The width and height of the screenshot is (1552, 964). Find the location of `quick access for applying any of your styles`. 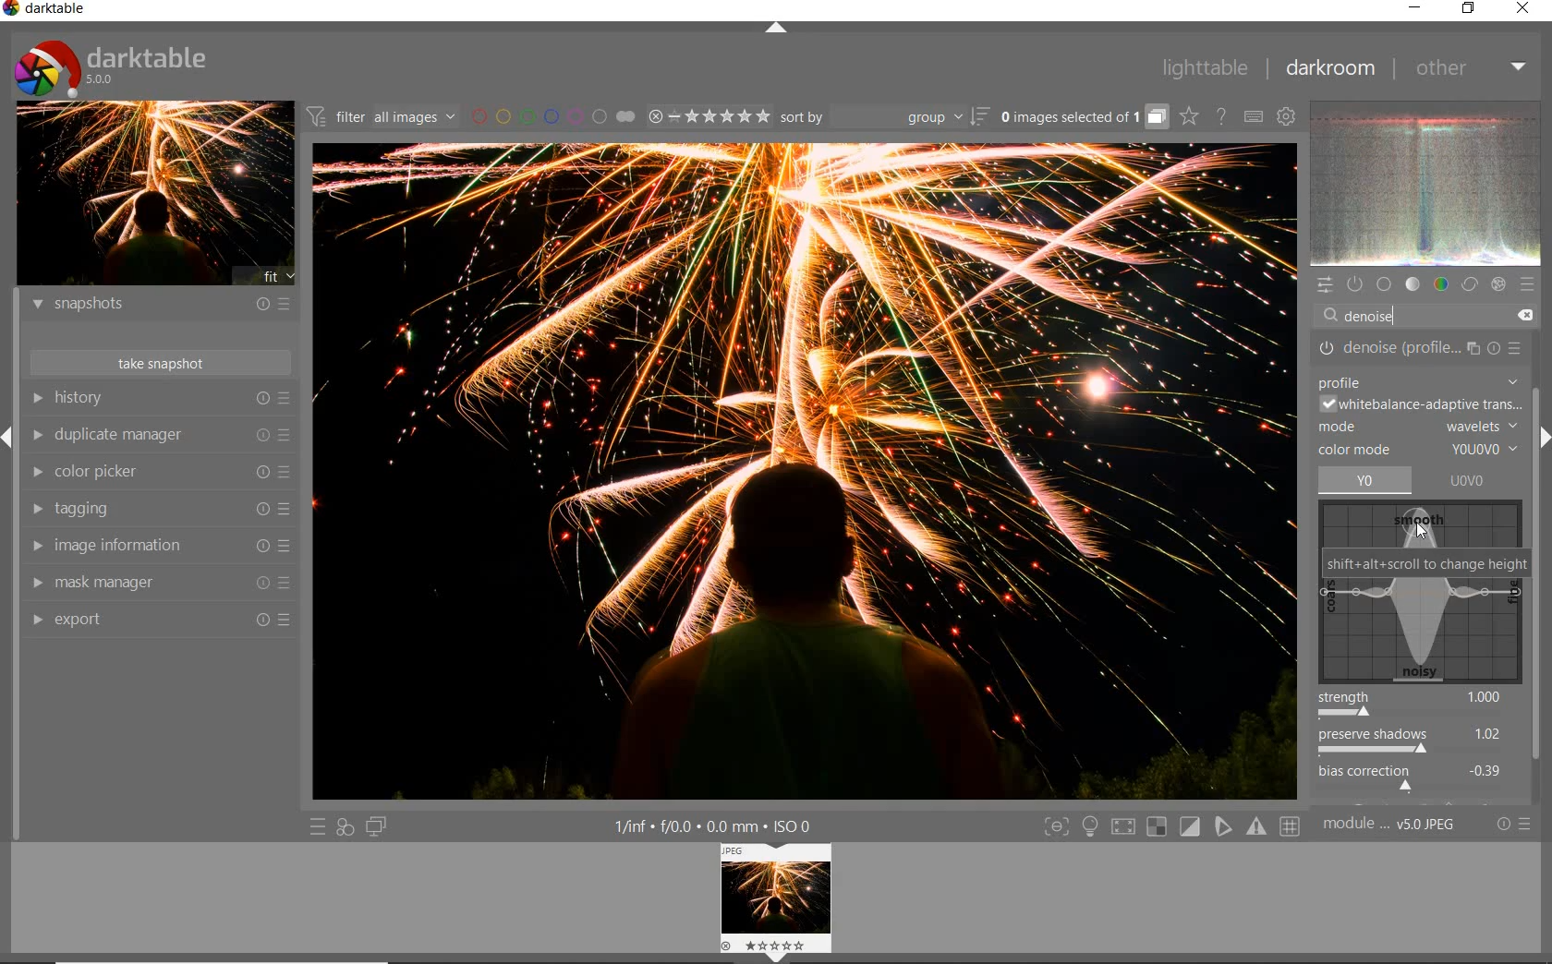

quick access for applying any of your styles is located at coordinates (346, 827).